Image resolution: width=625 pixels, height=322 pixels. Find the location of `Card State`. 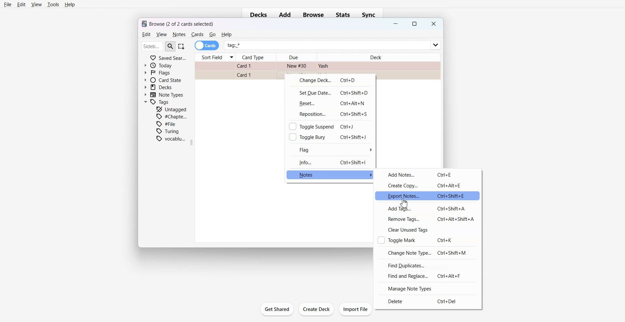

Card State is located at coordinates (162, 80).